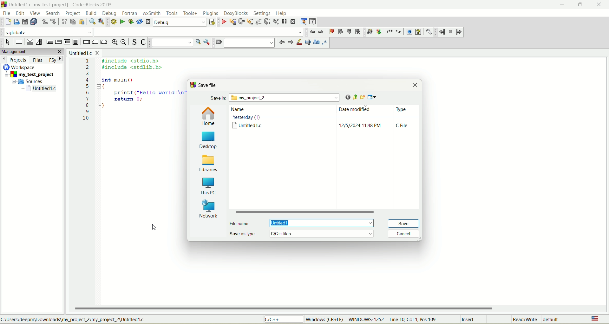  Describe the element at coordinates (402, 224) in the screenshot. I see `save` at that location.